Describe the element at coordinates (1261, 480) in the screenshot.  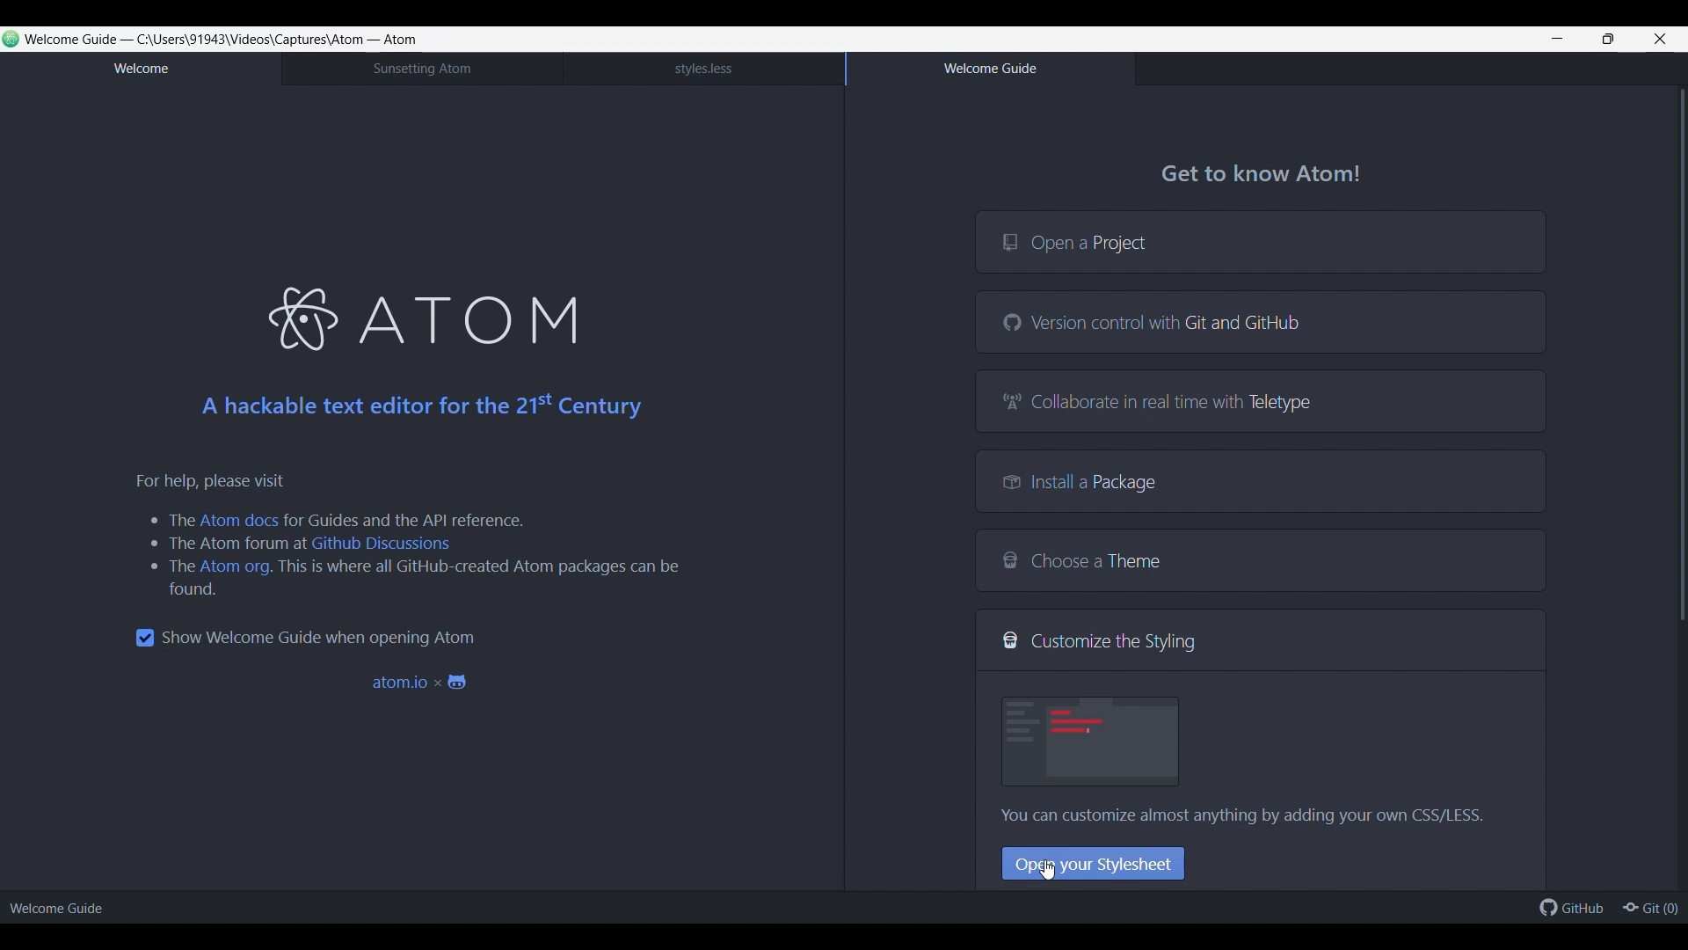
I see `Install a Package` at that location.